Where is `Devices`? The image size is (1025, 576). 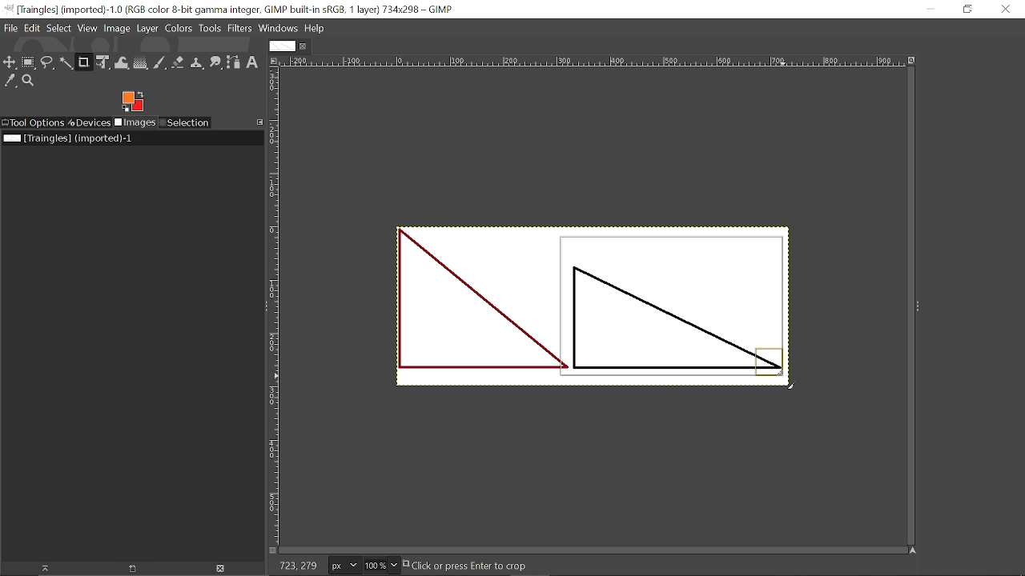 Devices is located at coordinates (90, 122).